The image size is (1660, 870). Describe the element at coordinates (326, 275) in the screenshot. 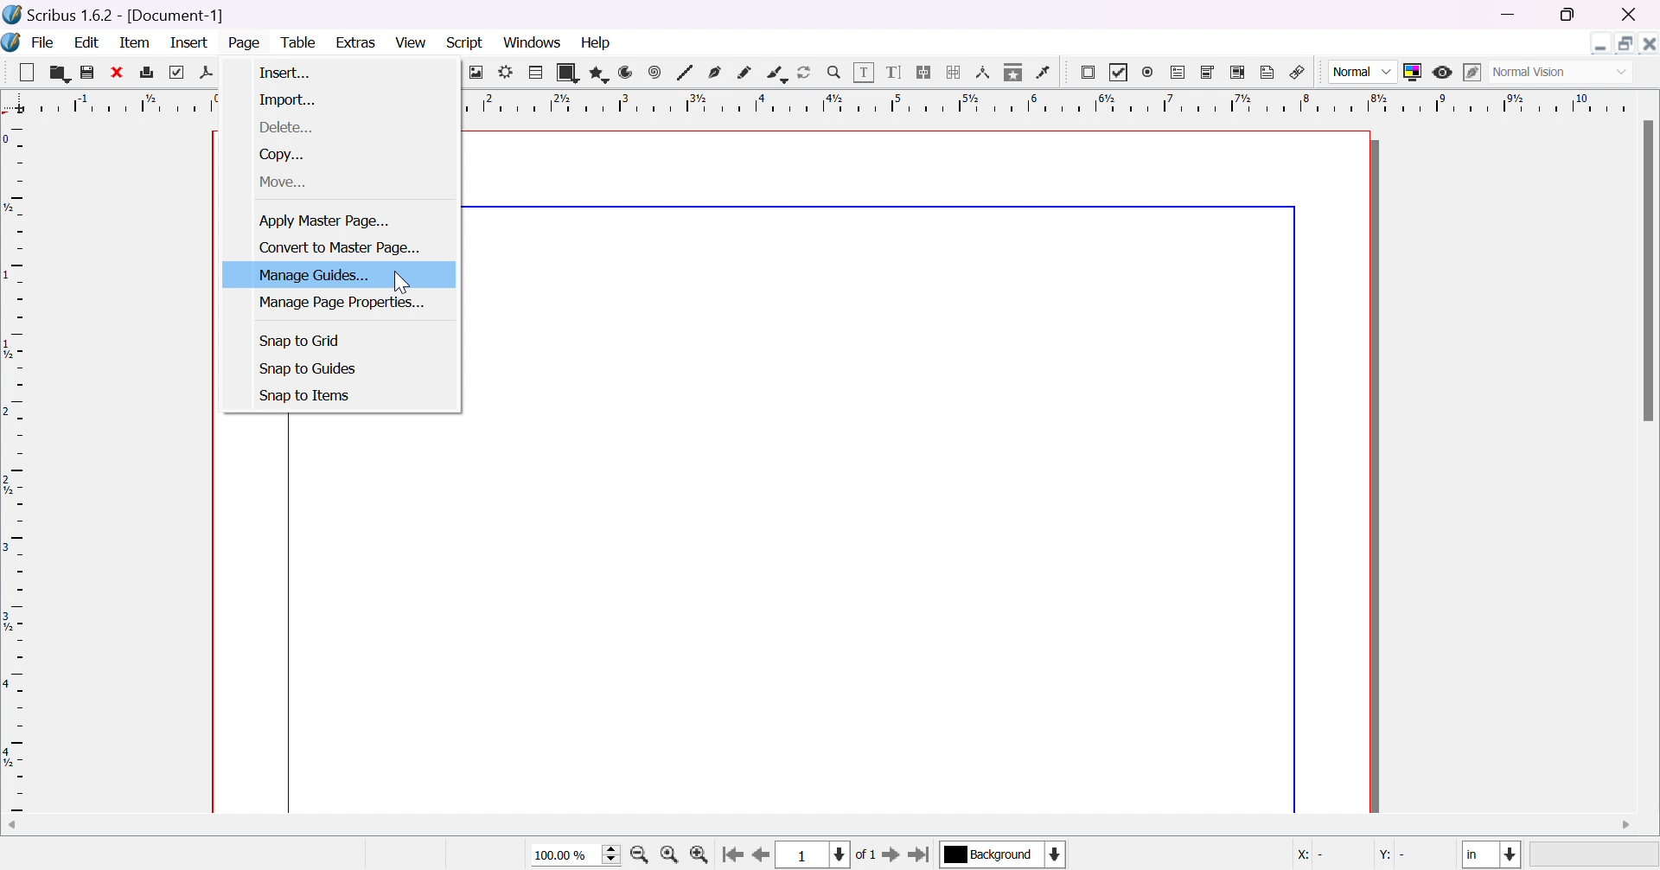

I see `manage guides` at that location.